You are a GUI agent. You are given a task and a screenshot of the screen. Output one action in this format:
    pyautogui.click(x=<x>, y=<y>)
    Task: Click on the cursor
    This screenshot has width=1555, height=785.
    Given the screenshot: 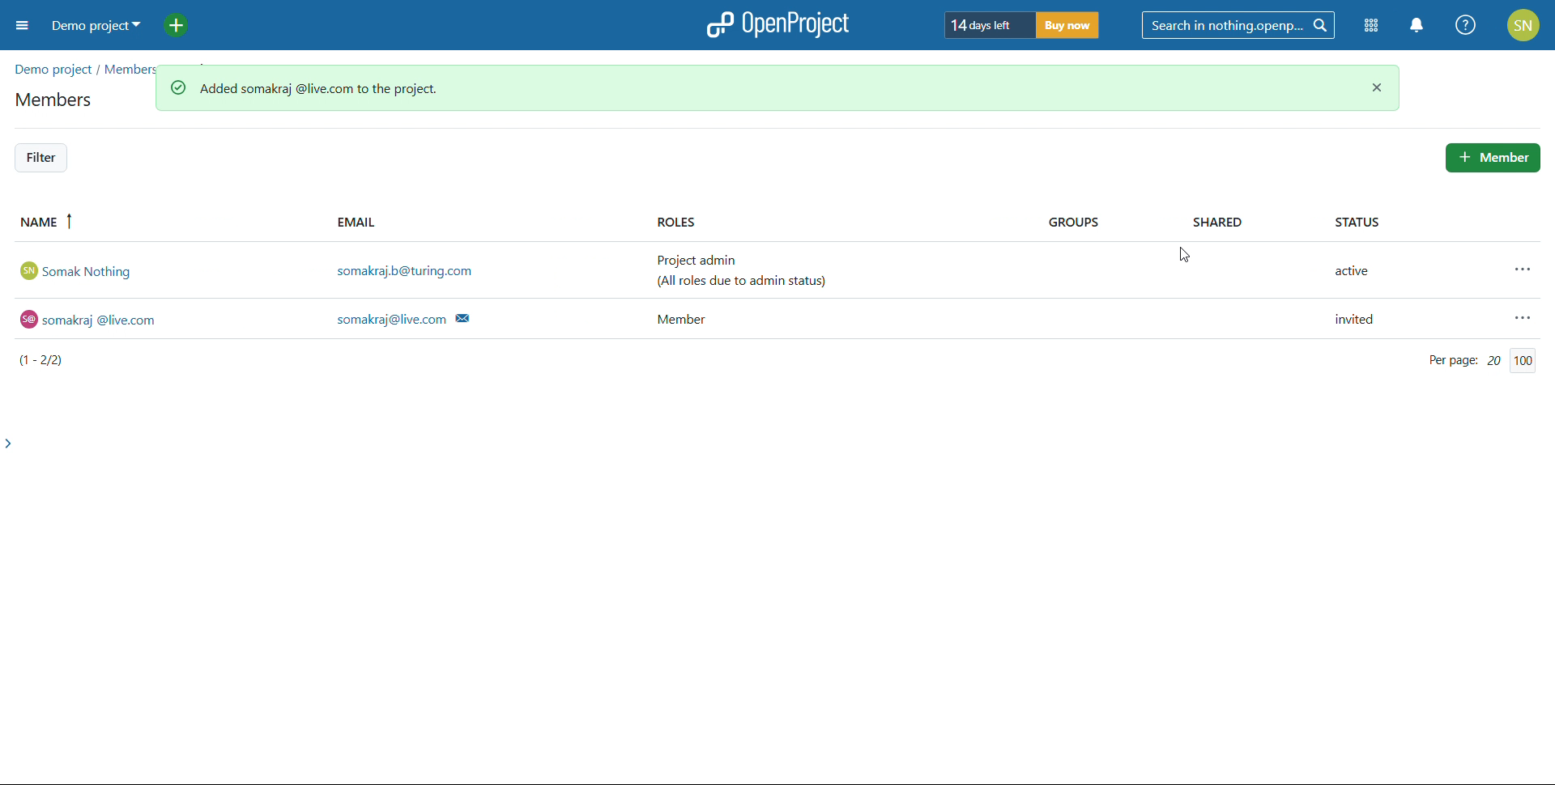 What is the action you would take?
    pyautogui.click(x=1184, y=258)
    